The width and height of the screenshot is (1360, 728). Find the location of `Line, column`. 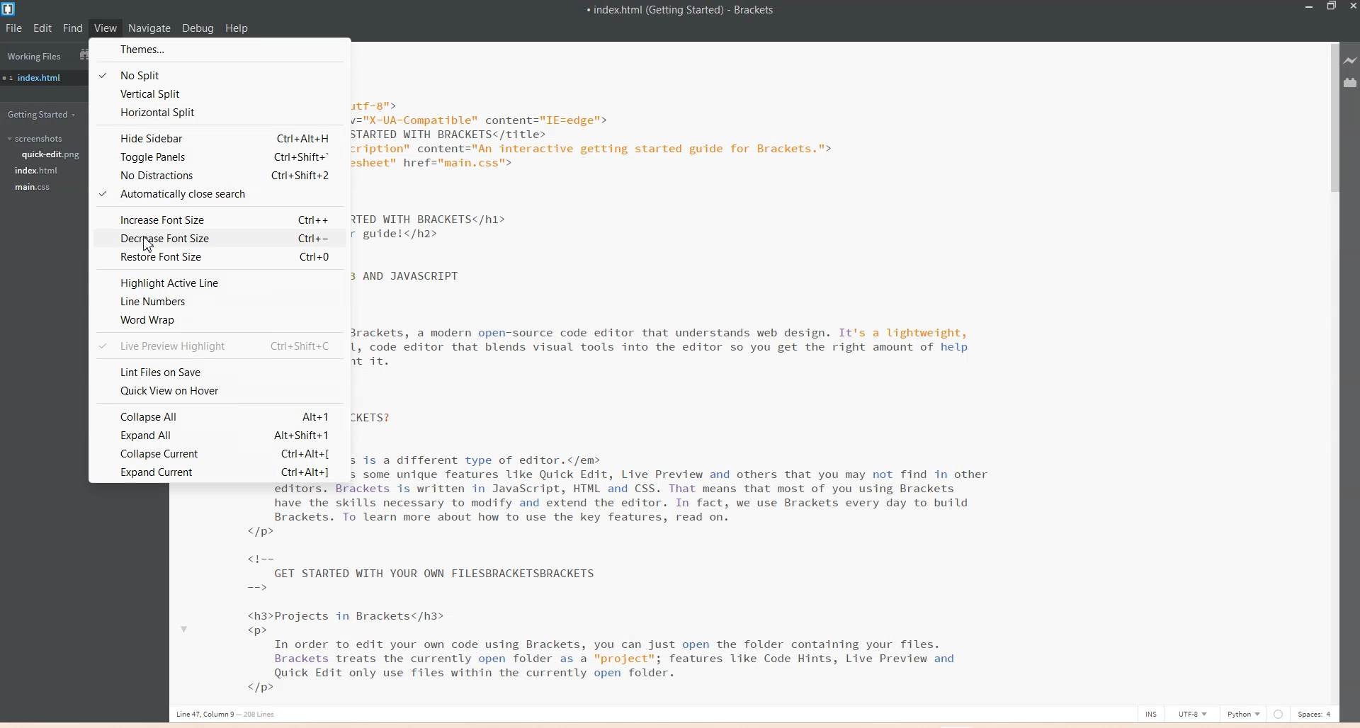

Line, column is located at coordinates (228, 716).